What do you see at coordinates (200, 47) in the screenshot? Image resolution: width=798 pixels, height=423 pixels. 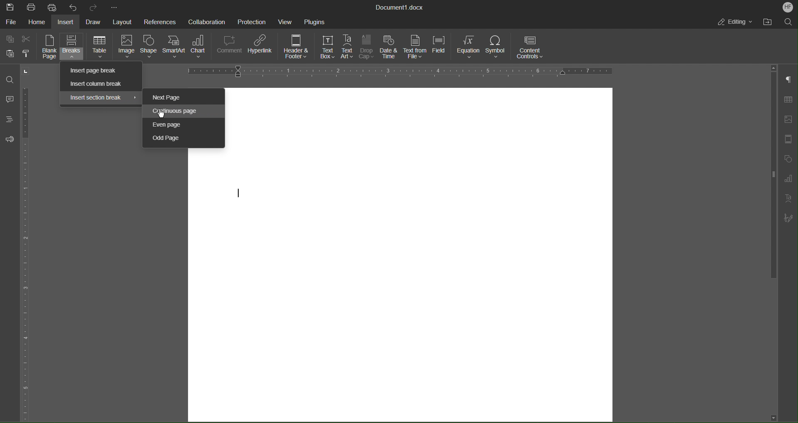 I see `Chart` at bounding box center [200, 47].